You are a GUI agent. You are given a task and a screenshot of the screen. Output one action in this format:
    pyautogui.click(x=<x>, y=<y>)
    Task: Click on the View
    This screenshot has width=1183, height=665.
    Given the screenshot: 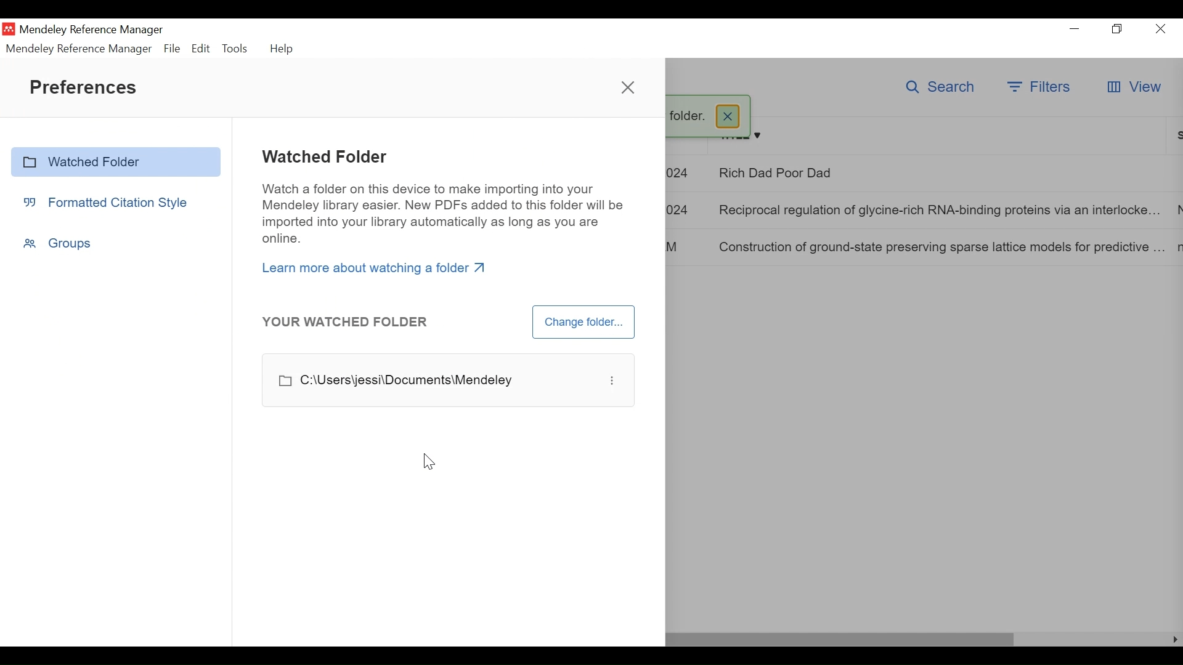 What is the action you would take?
    pyautogui.click(x=1133, y=87)
    